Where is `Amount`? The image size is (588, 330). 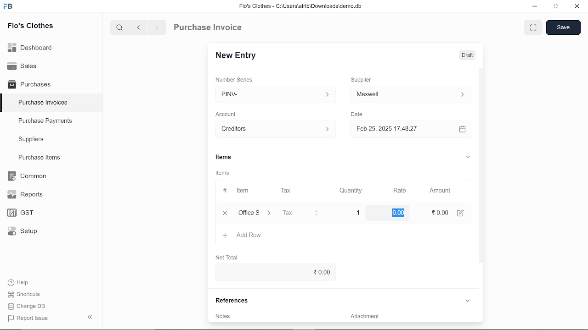 Amount is located at coordinates (439, 190).